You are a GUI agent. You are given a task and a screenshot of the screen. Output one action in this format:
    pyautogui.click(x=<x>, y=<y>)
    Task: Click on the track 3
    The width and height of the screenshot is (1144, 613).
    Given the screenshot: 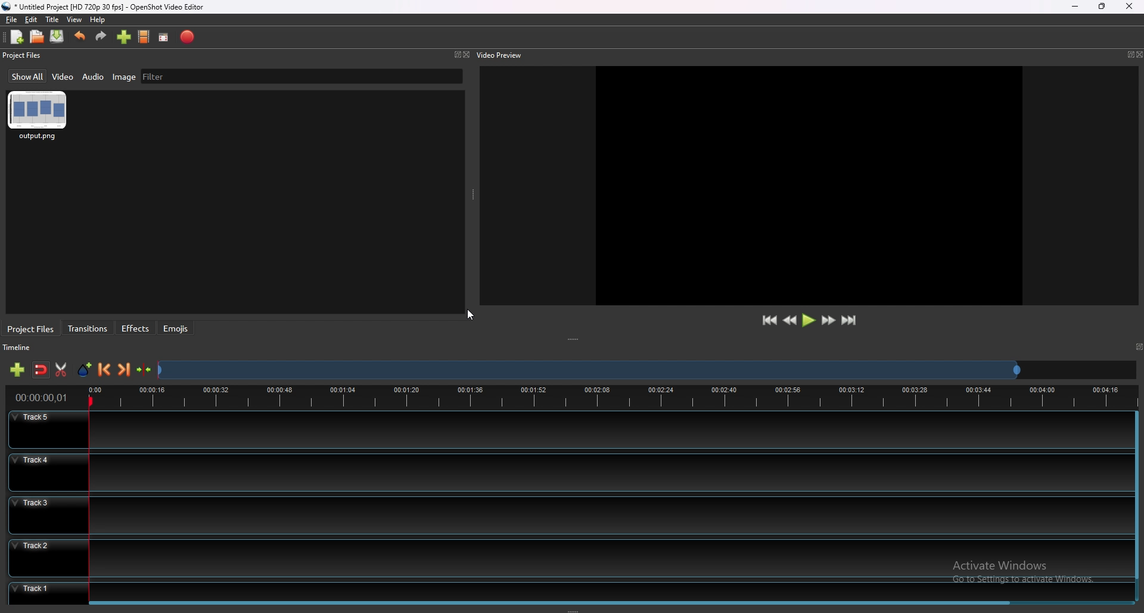 What is the action you would take?
    pyautogui.click(x=565, y=514)
    